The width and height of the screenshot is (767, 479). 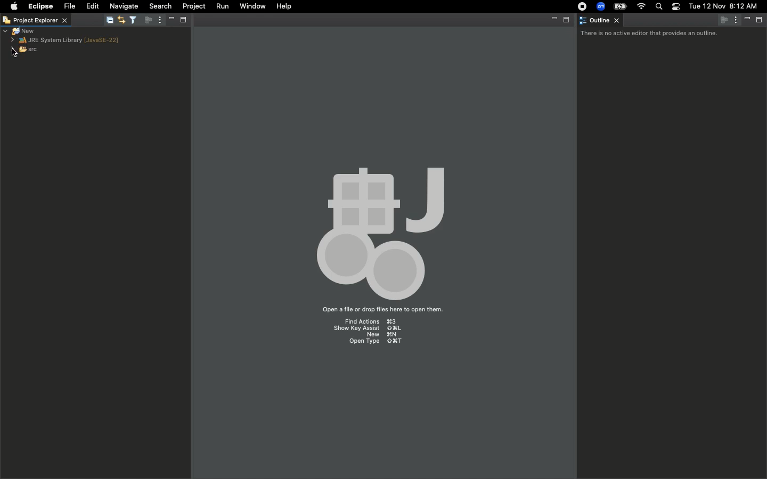 I want to click on Internet, so click(x=640, y=7).